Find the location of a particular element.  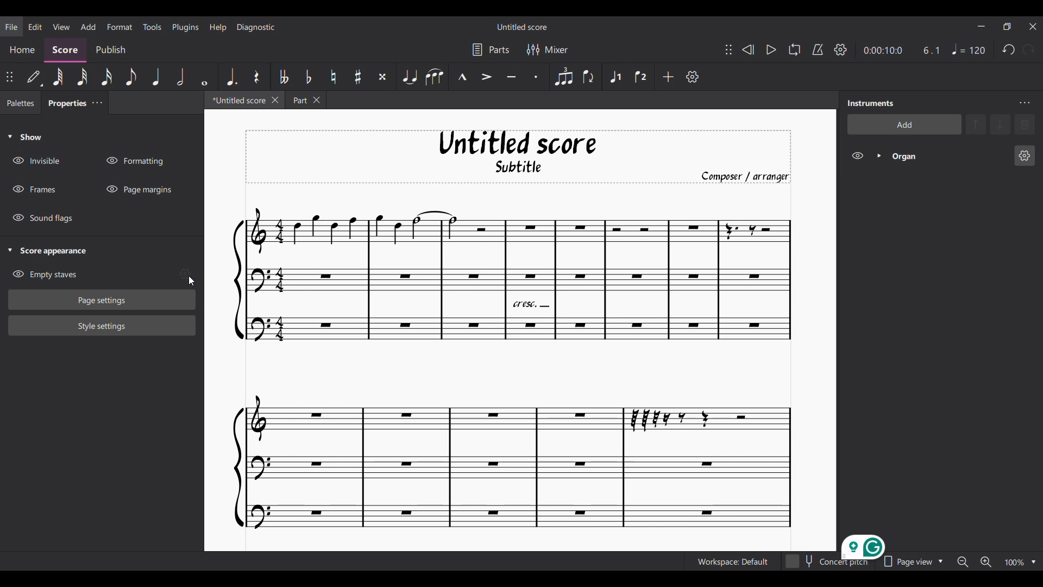

Palettes is located at coordinates (21, 104).